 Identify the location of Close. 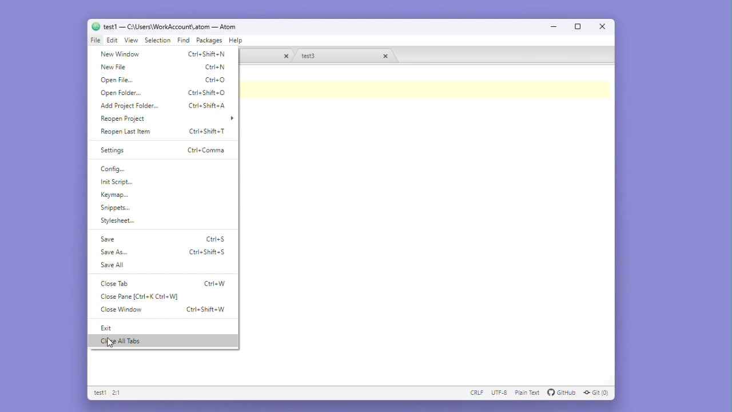
(600, 28).